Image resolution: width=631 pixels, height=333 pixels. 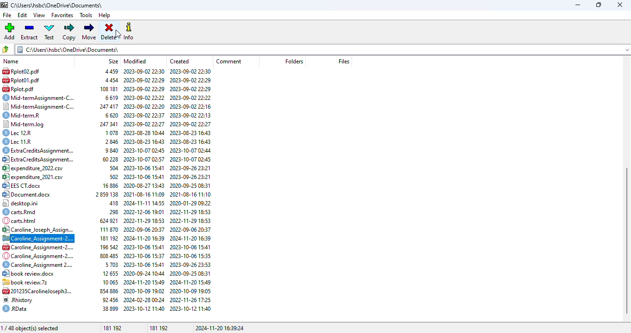 What do you see at coordinates (143, 71) in the screenshot?
I see `2023-09-02 22:50` at bounding box center [143, 71].